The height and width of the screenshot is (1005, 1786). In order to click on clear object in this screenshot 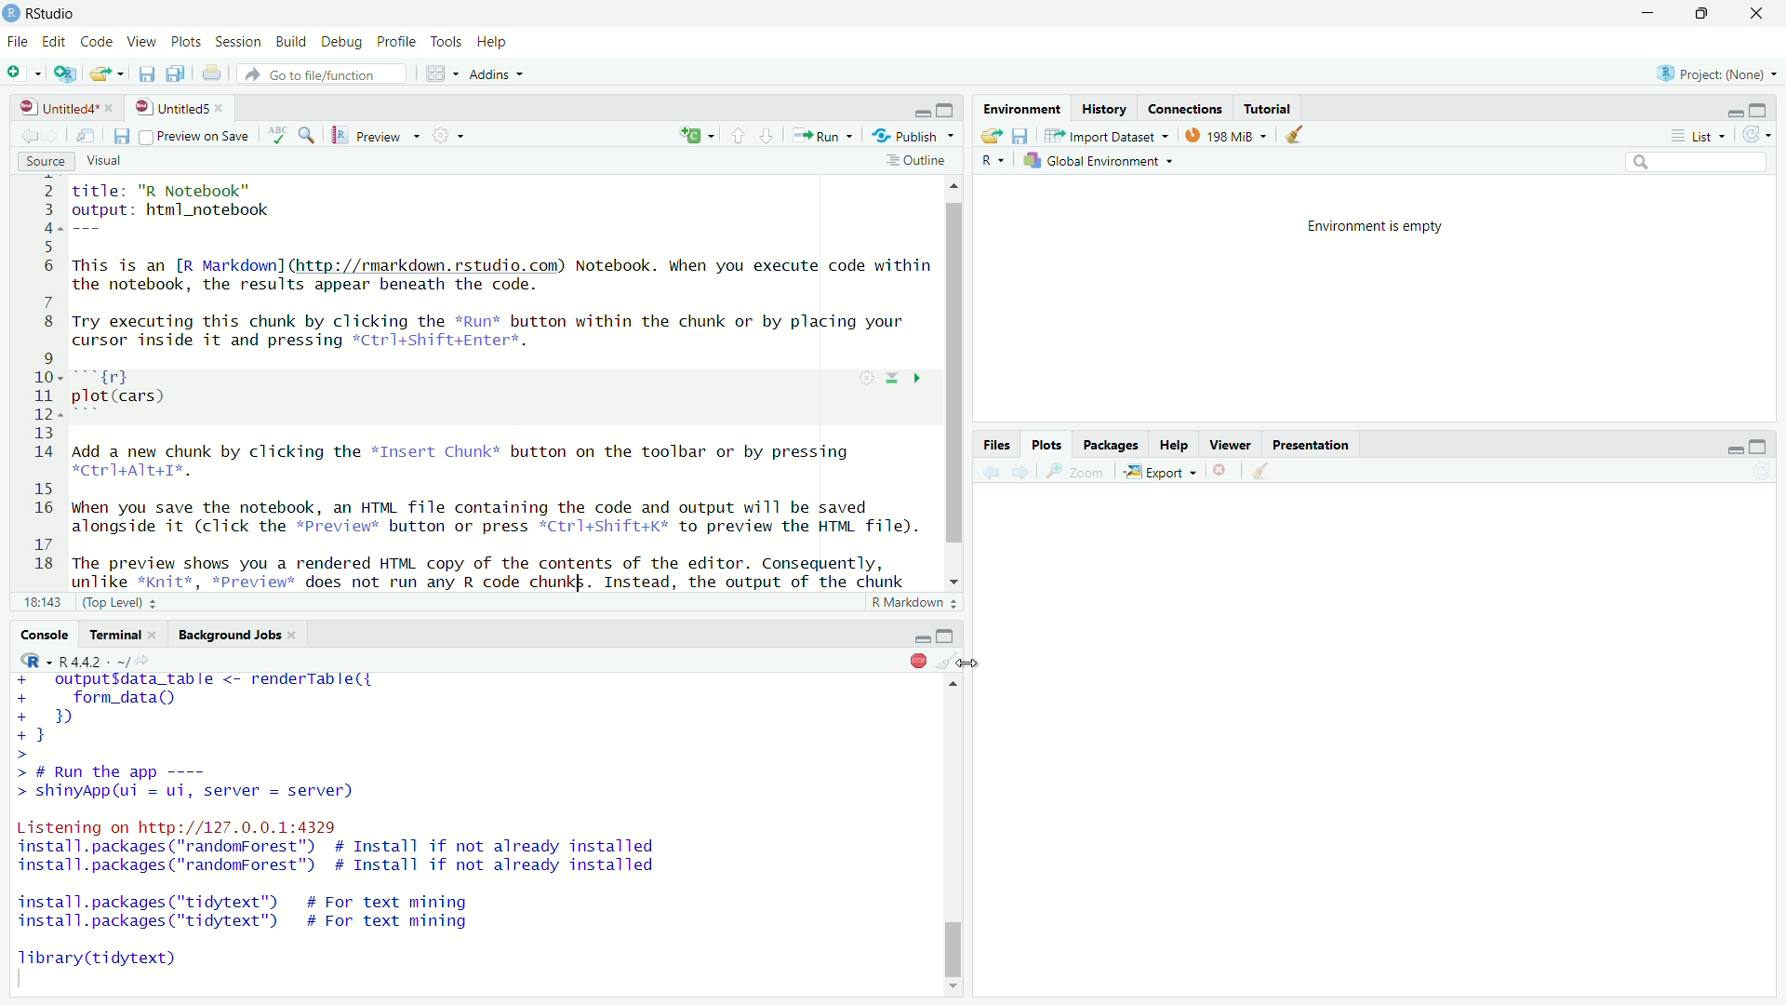, I will do `click(1266, 472)`.